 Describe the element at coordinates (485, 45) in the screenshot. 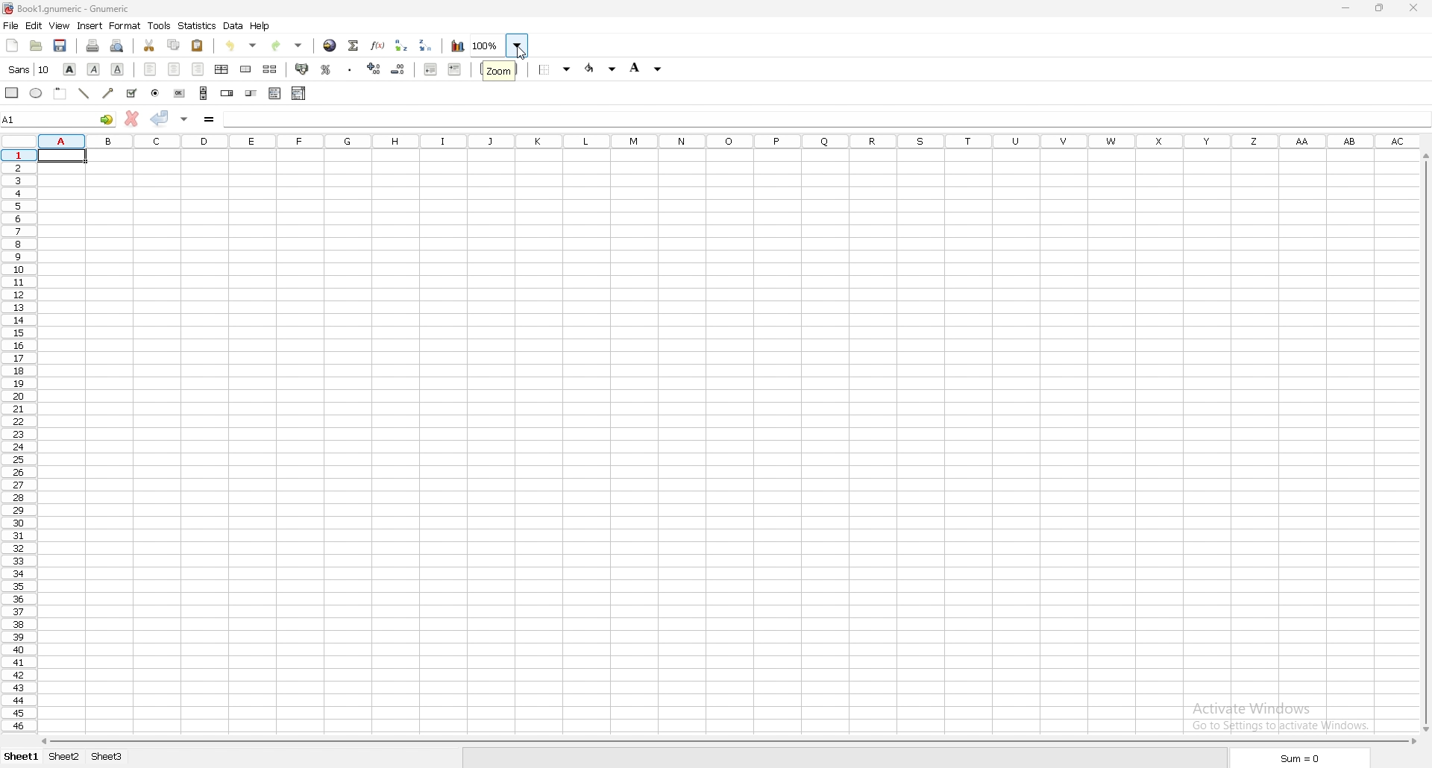

I see `zoom 100%` at that location.